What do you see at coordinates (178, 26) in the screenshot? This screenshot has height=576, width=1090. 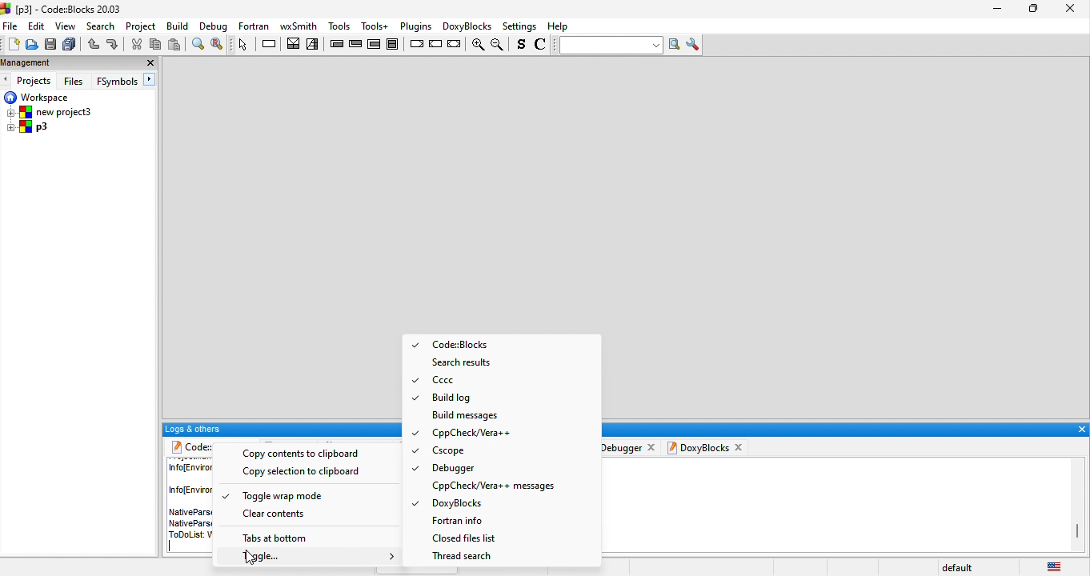 I see `build` at bounding box center [178, 26].